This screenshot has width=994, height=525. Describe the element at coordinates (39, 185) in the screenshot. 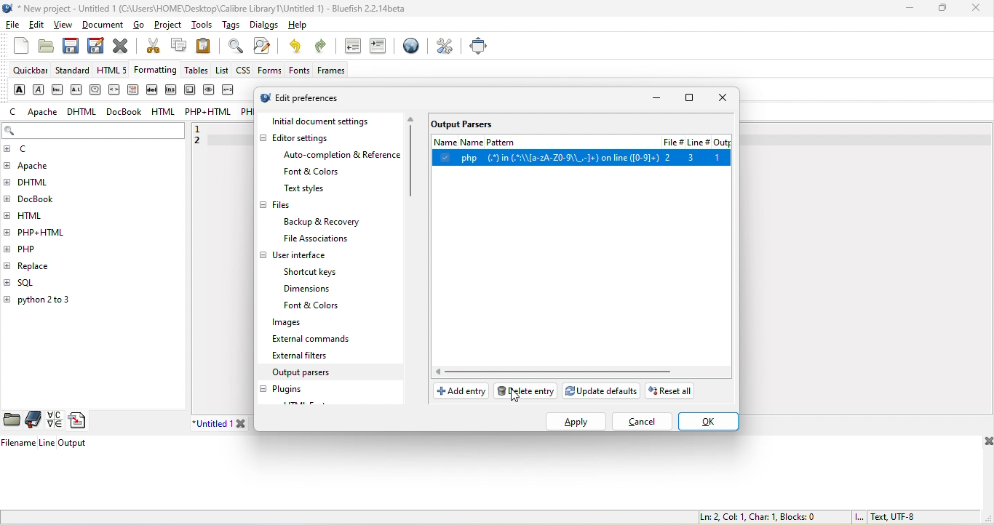

I see `dhtml` at that location.